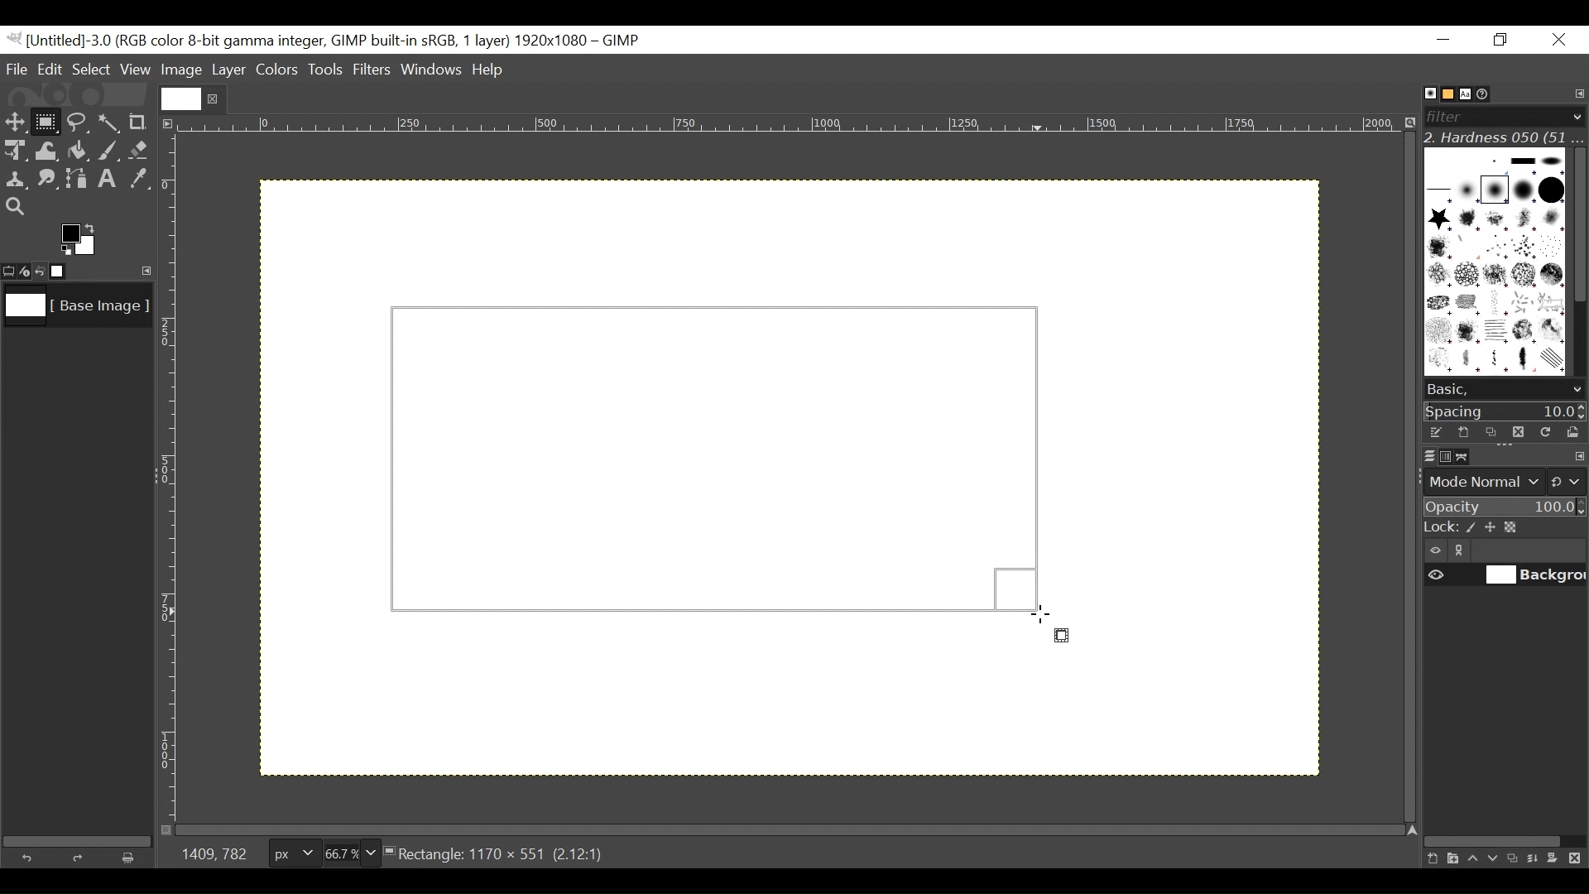 Image resolution: width=1589 pixels, height=894 pixels. I want to click on Image, so click(181, 70).